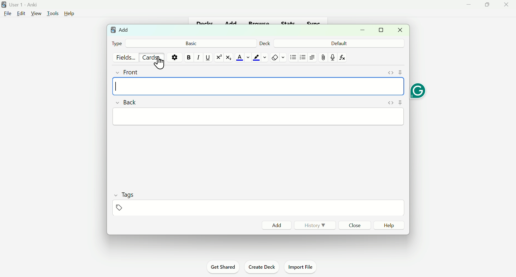  I want to click on User 1 - Anki, so click(28, 4).